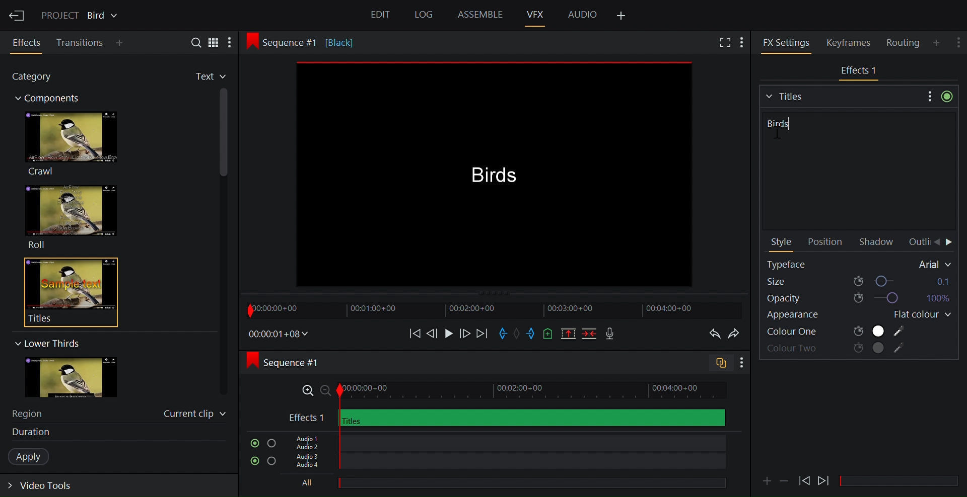 The height and width of the screenshot is (497, 967). What do you see at coordinates (744, 41) in the screenshot?
I see `Add Panel` at bounding box center [744, 41].